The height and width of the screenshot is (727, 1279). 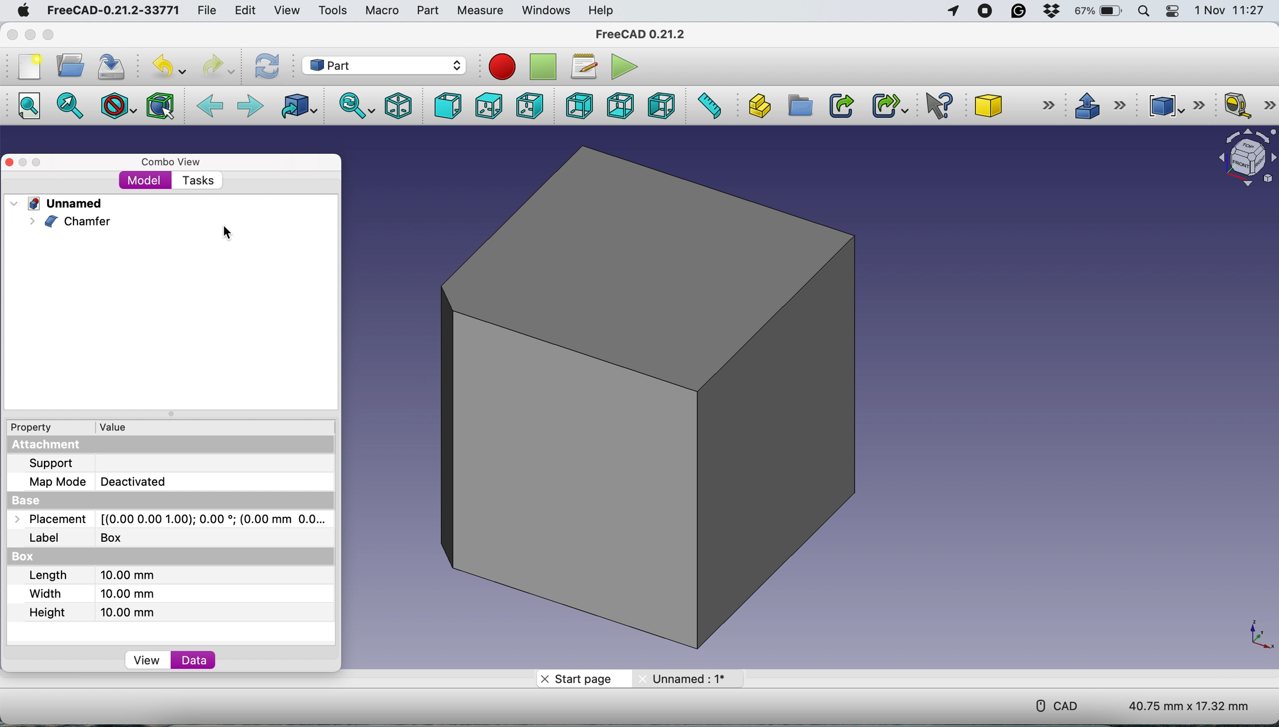 I want to click on forward, so click(x=251, y=105).